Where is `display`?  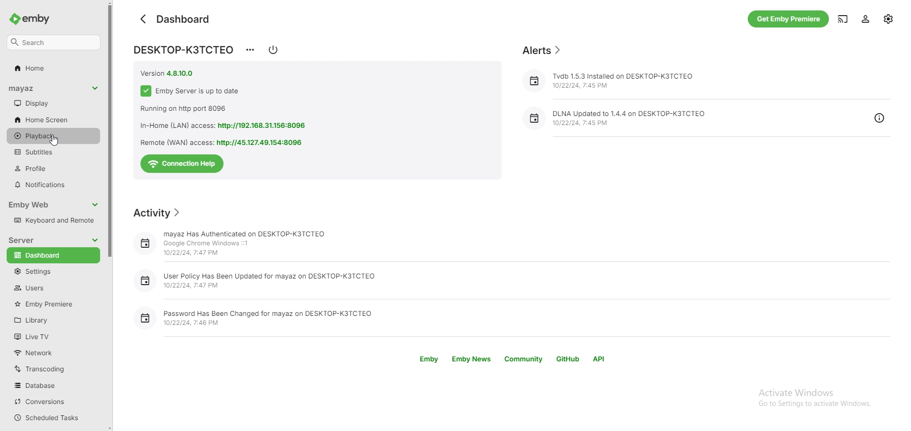
display is located at coordinates (46, 103).